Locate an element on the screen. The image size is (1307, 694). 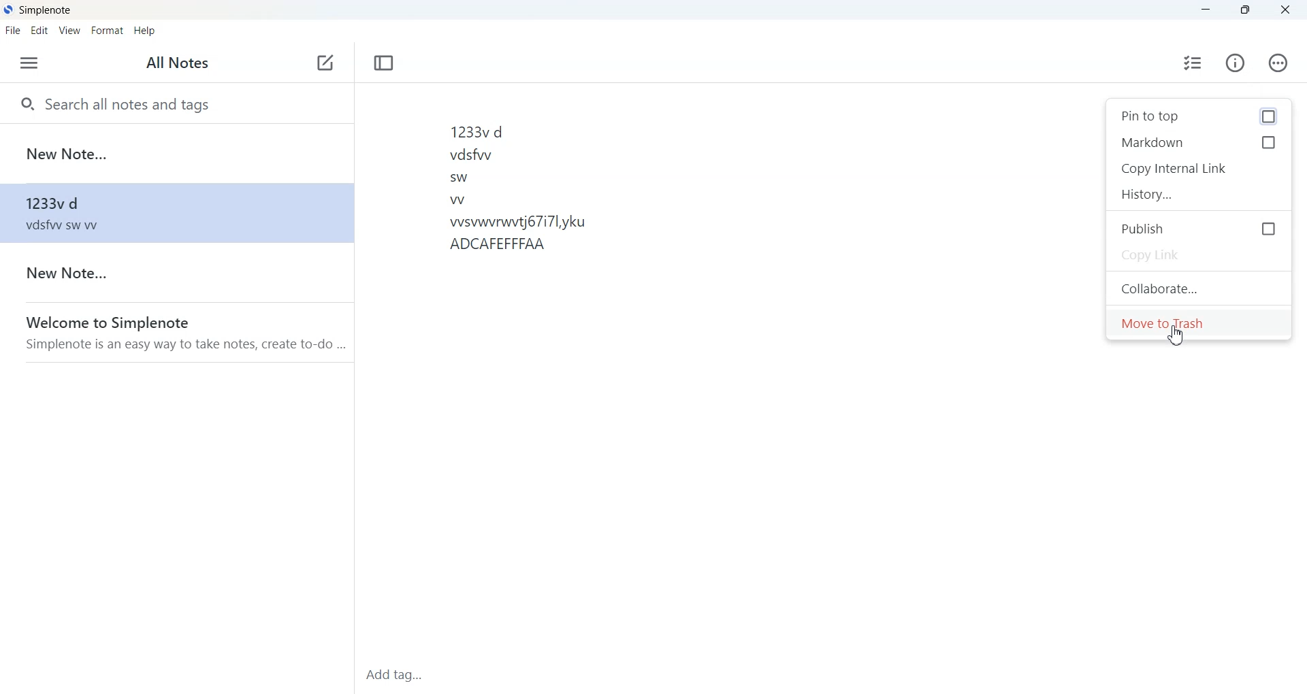
welcome to simplenote is located at coordinates (176, 332).